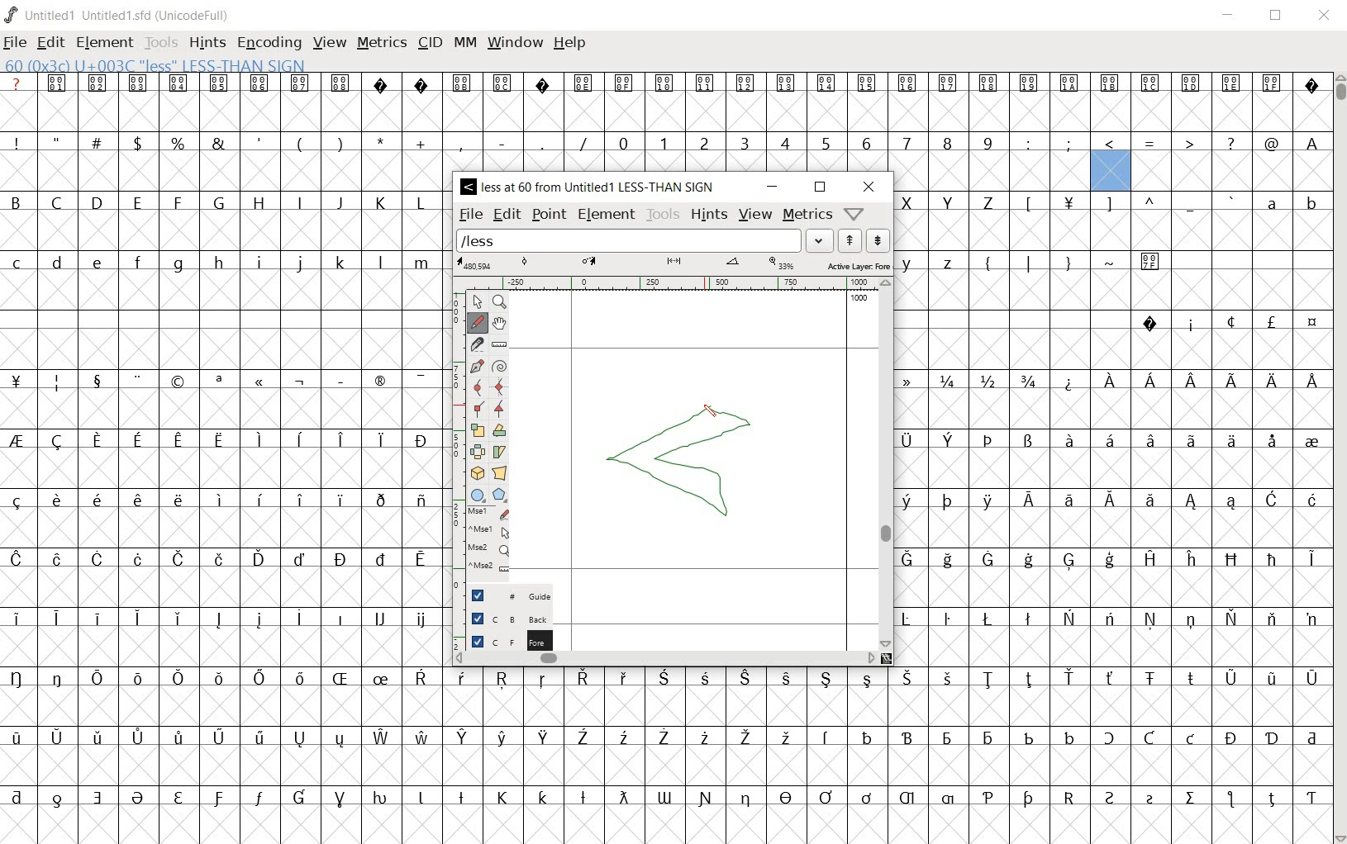 Image resolution: width=1347 pixels, height=844 pixels. I want to click on empty cells, so click(1111, 349).